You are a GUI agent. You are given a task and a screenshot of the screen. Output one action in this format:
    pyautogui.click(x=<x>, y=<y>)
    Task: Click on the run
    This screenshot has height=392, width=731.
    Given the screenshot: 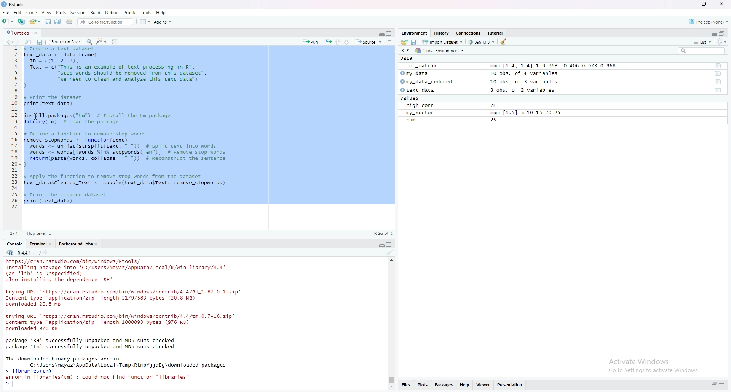 What is the action you would take?
    pyautogui.click(x=409, y=120)
    